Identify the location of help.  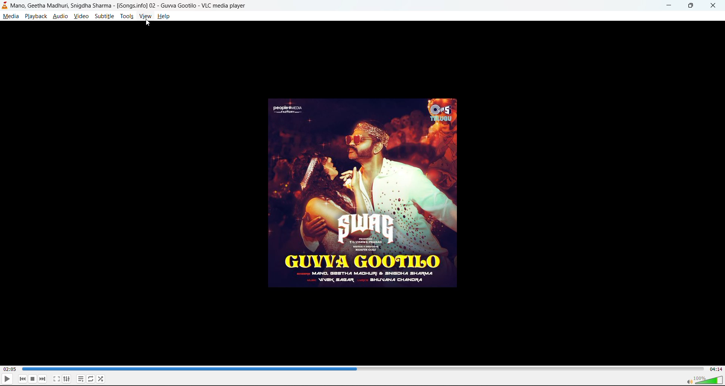
(164, 16).